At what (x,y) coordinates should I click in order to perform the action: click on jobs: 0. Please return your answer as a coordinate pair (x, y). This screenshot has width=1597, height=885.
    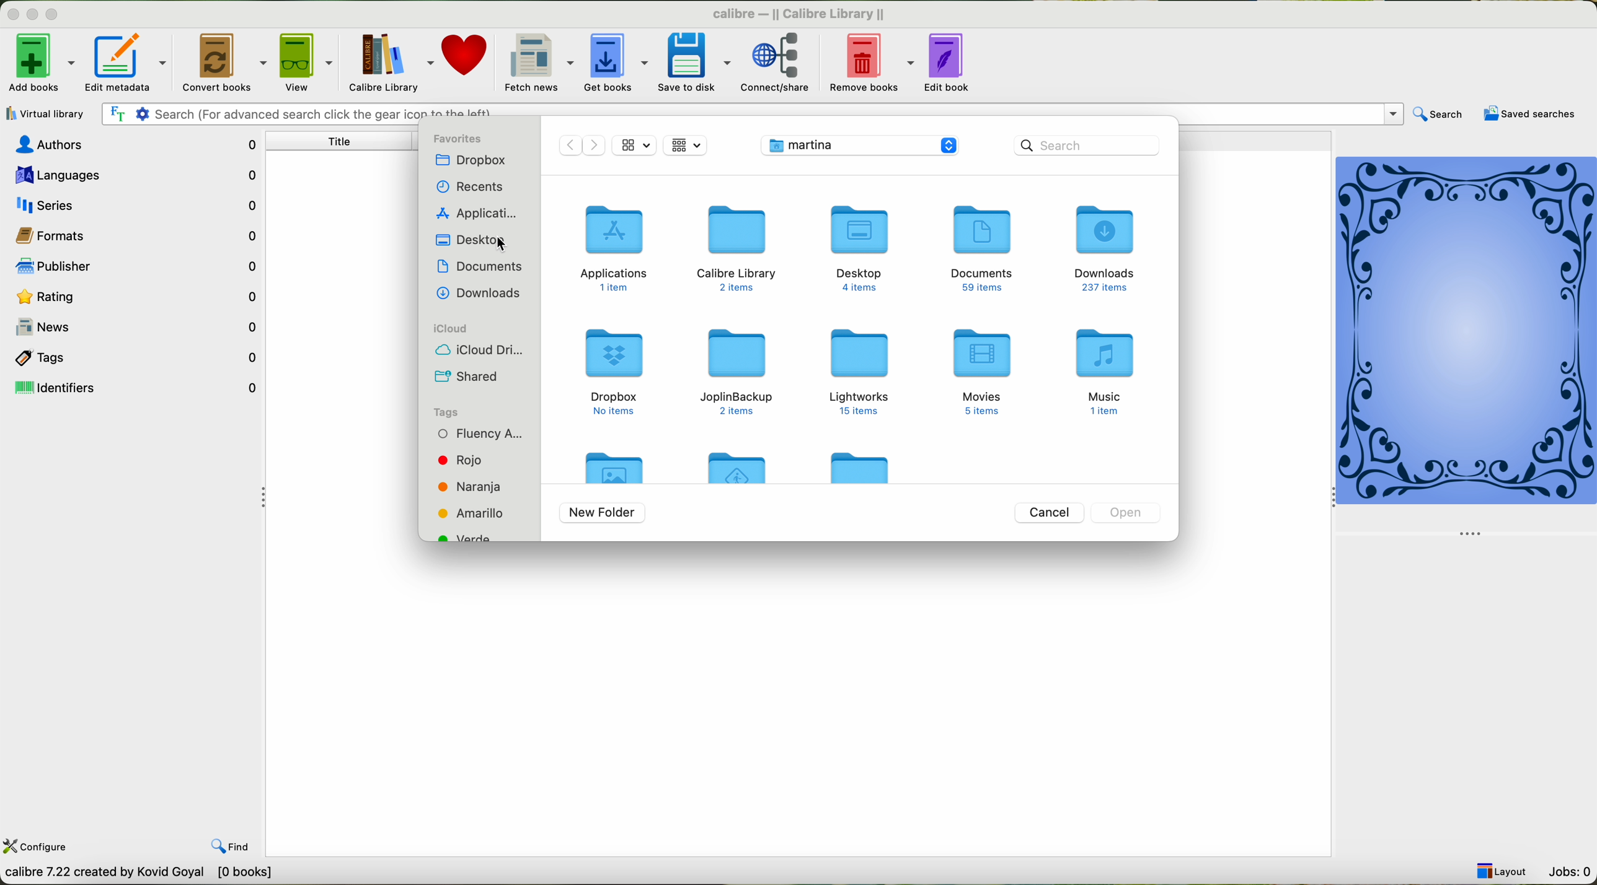
    Looking at the image, I should click on (1569, 871).